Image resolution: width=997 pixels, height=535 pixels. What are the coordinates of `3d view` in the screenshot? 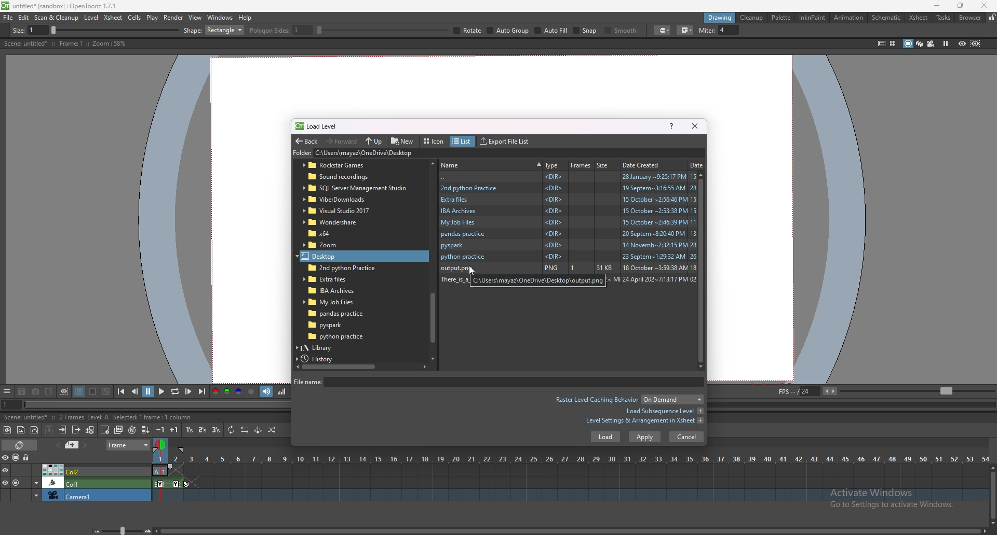 It's located at (920, 43).